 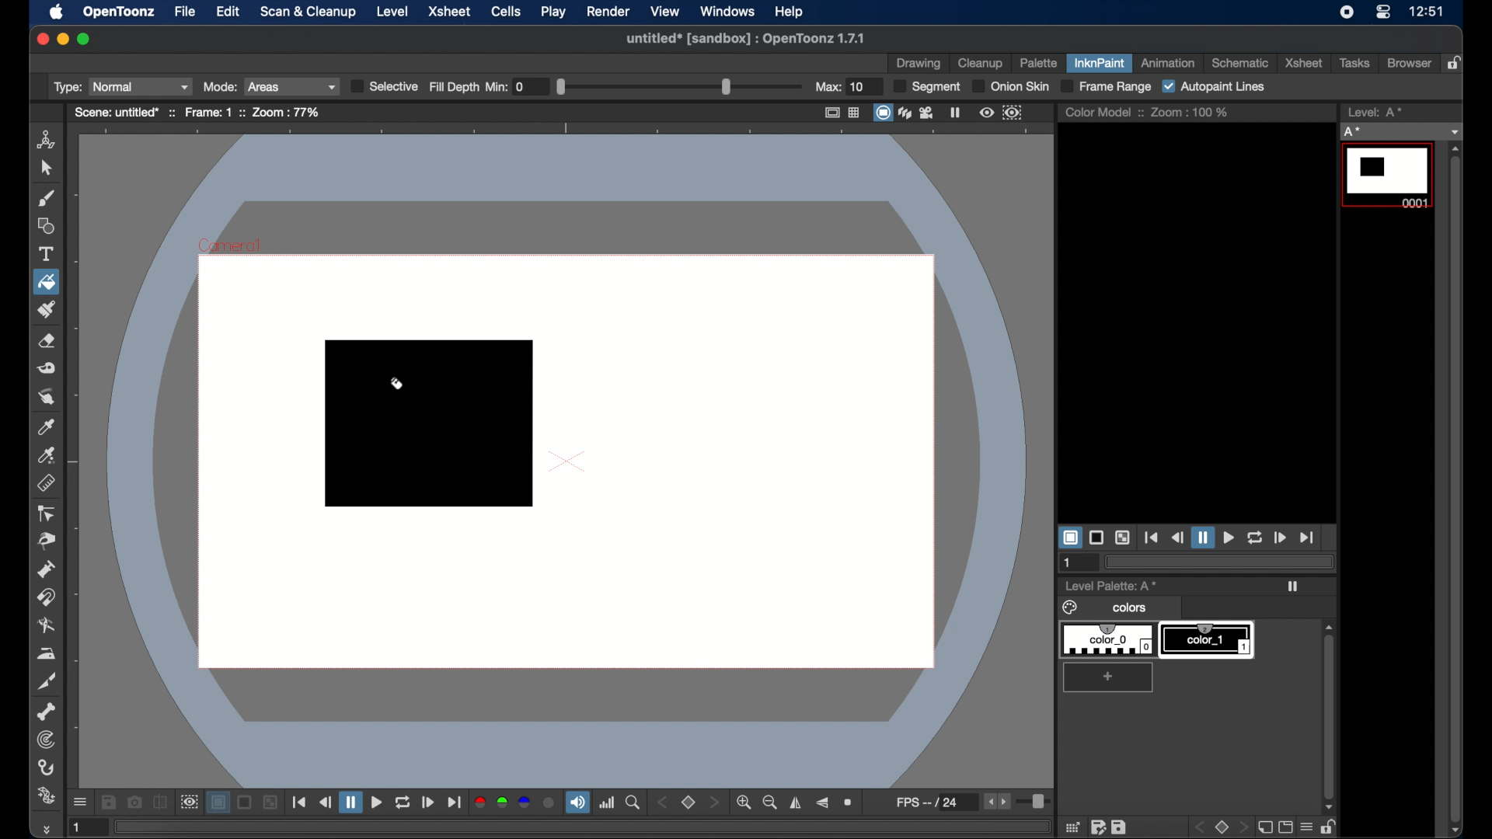 What do you see at coordinates (1254, 538) in the screenshot?
I see `loop` at bounding box center [1254, 538].